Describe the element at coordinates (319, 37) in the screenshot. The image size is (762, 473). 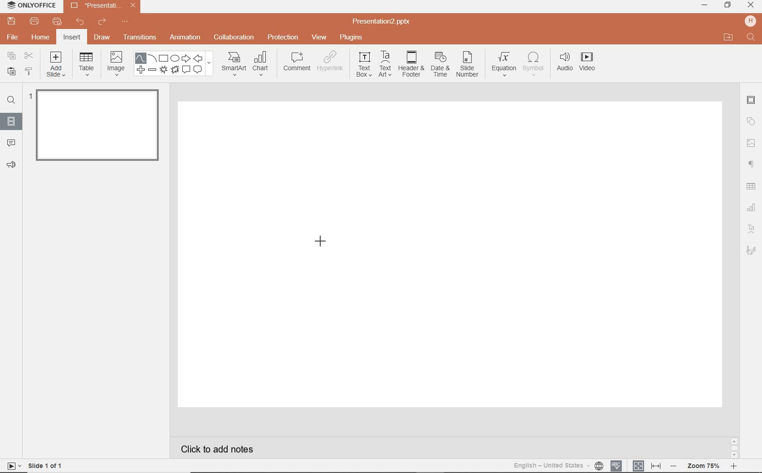
I see `VIEW` at that location.